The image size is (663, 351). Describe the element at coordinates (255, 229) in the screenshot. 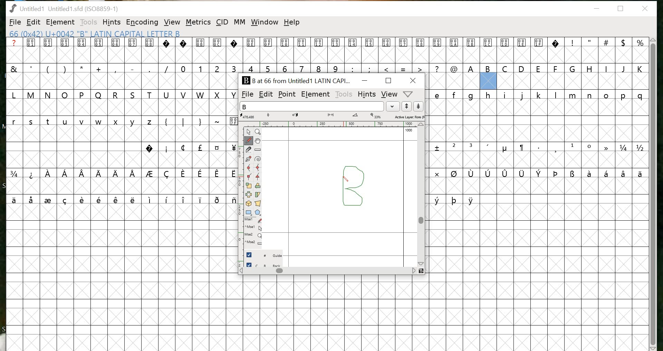

I see `Mouse left button + Ctrl` at that location.